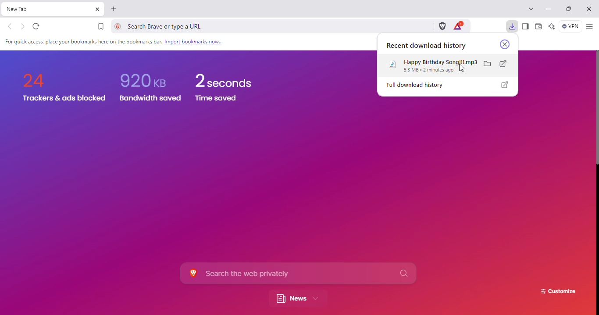  I want to click on 24 trackers & ads blocked, so click(36, 77).